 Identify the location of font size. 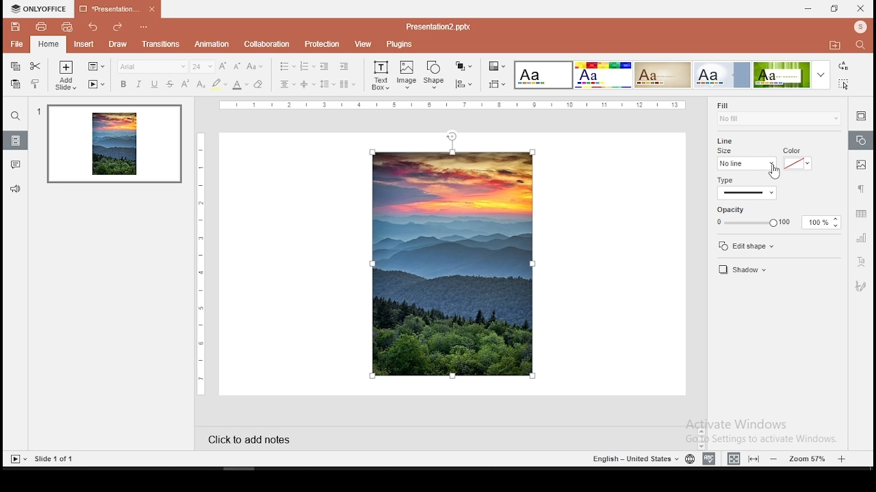
(203, 66).